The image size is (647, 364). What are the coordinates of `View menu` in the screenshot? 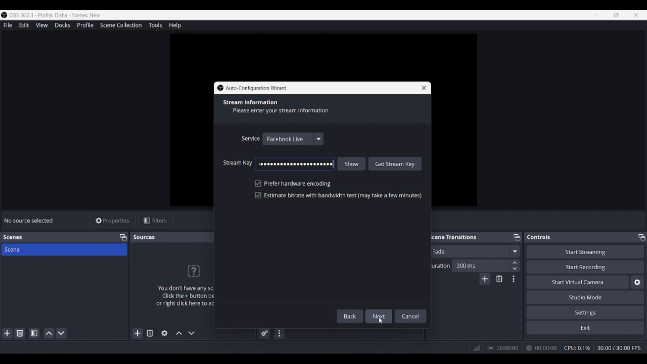 It's located at (42, 25).